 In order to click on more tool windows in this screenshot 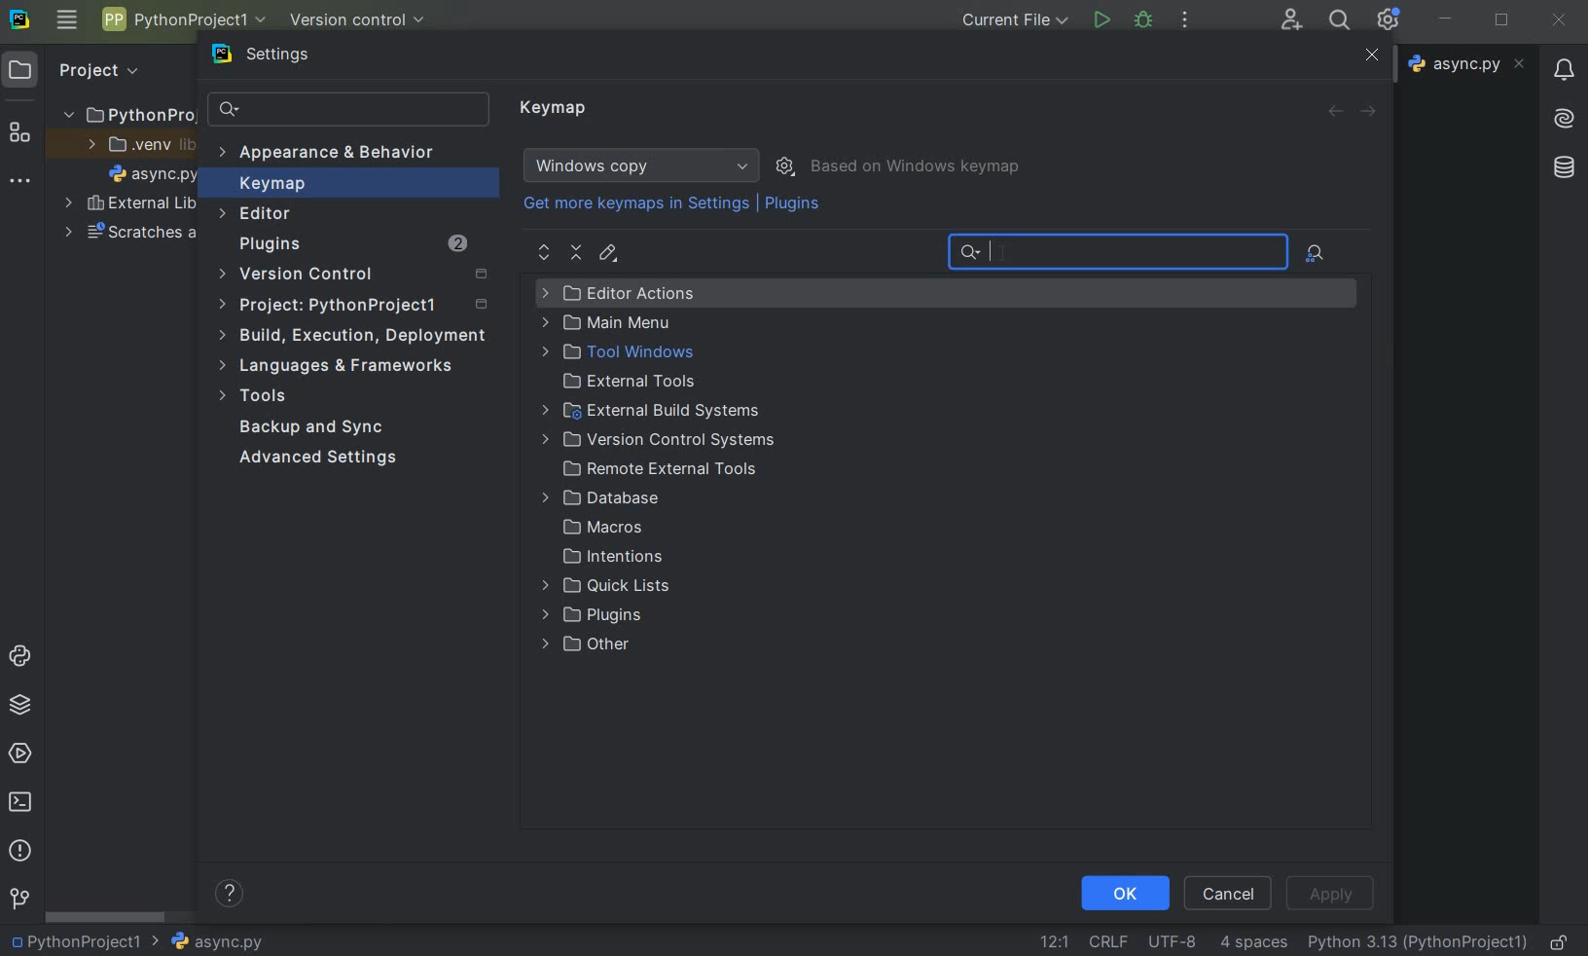, I will do `click(18, 181)`.